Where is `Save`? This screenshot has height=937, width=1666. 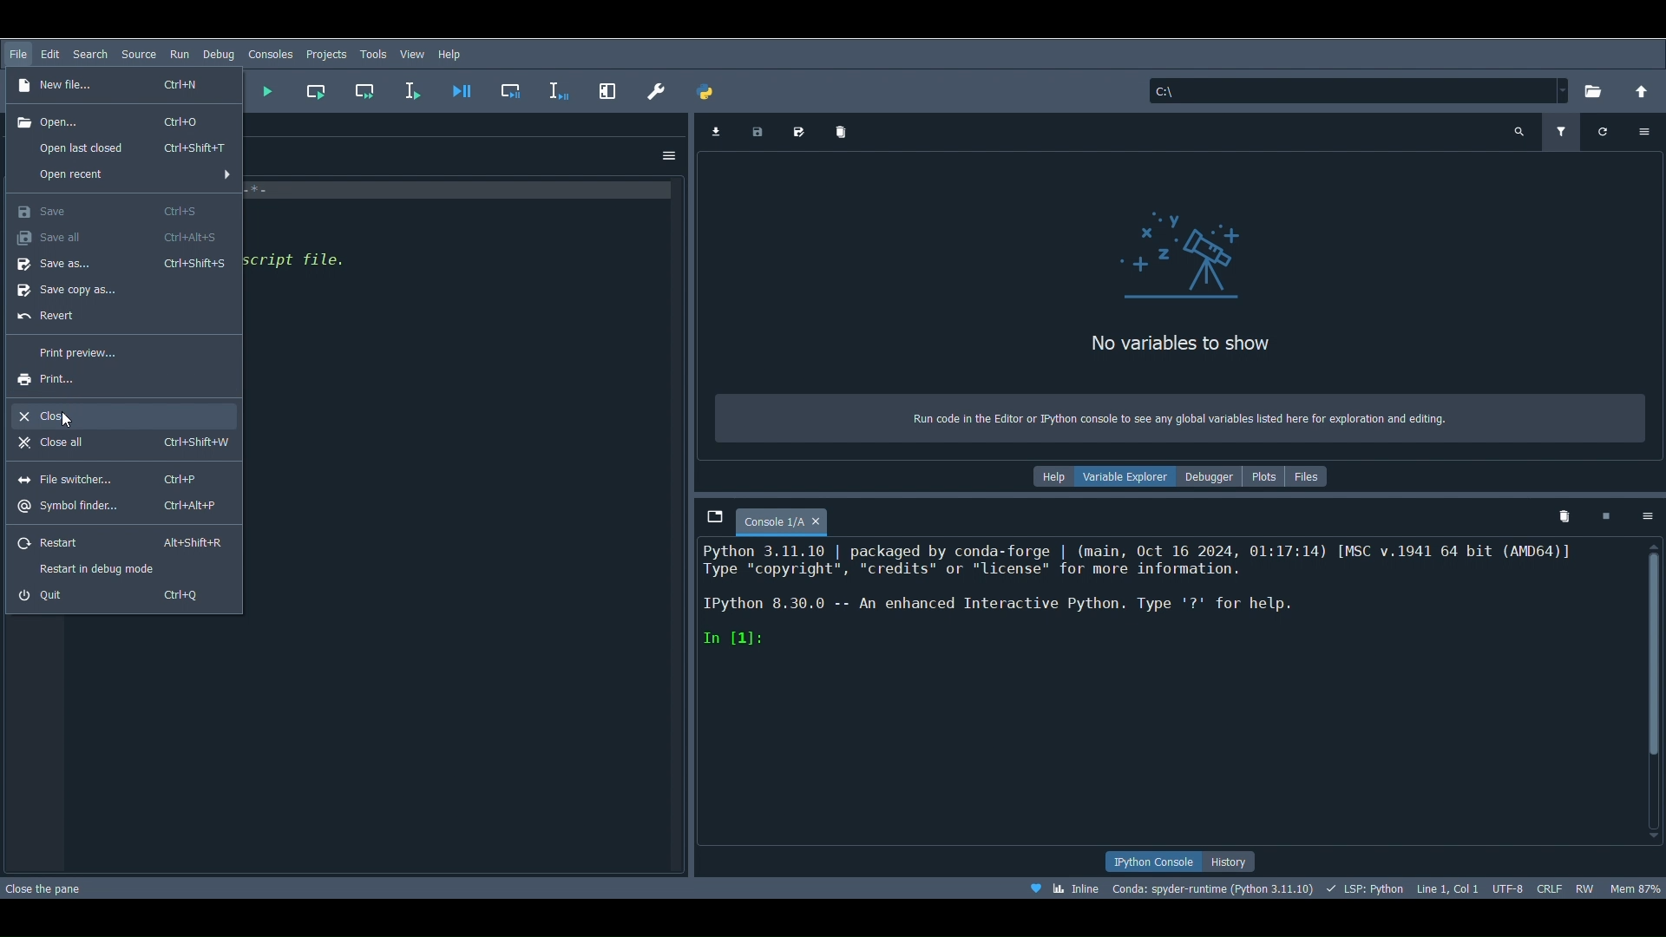 Save is located at coordinates (105, 211).